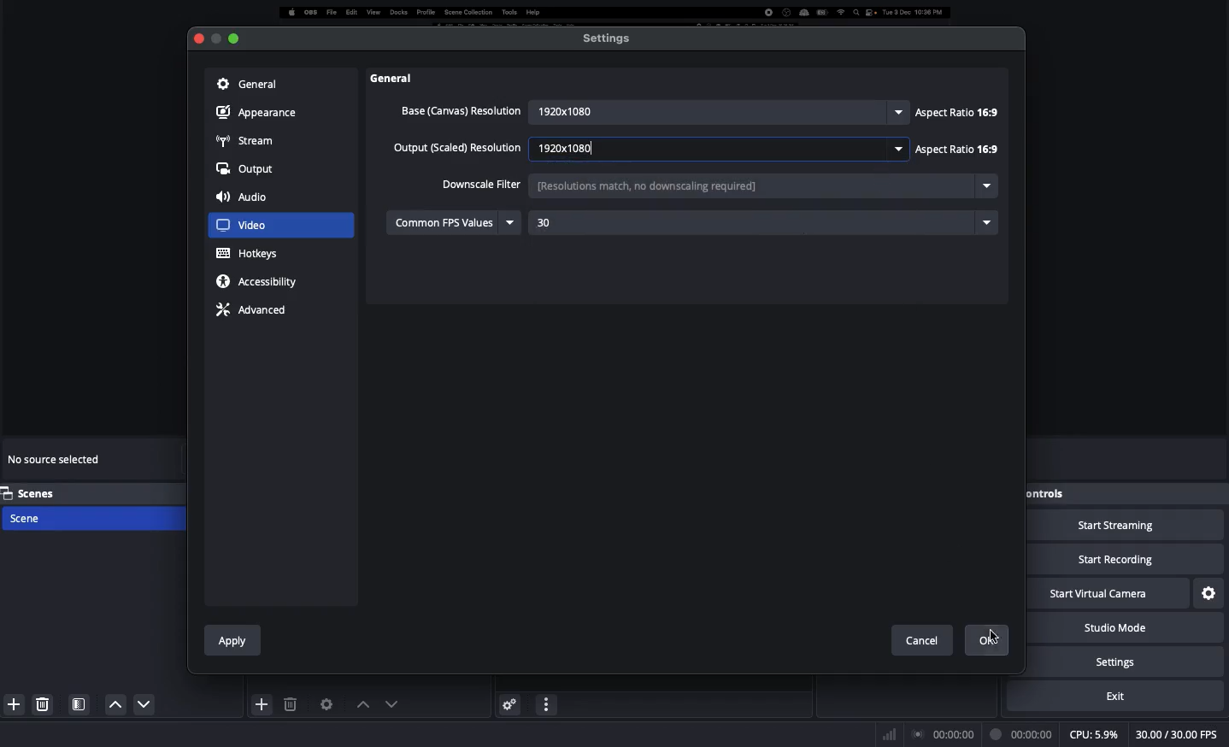  What do you see at coordinates (56, 462) in the screenshot?
I see `No source selected` at bounding box center [56, 462].